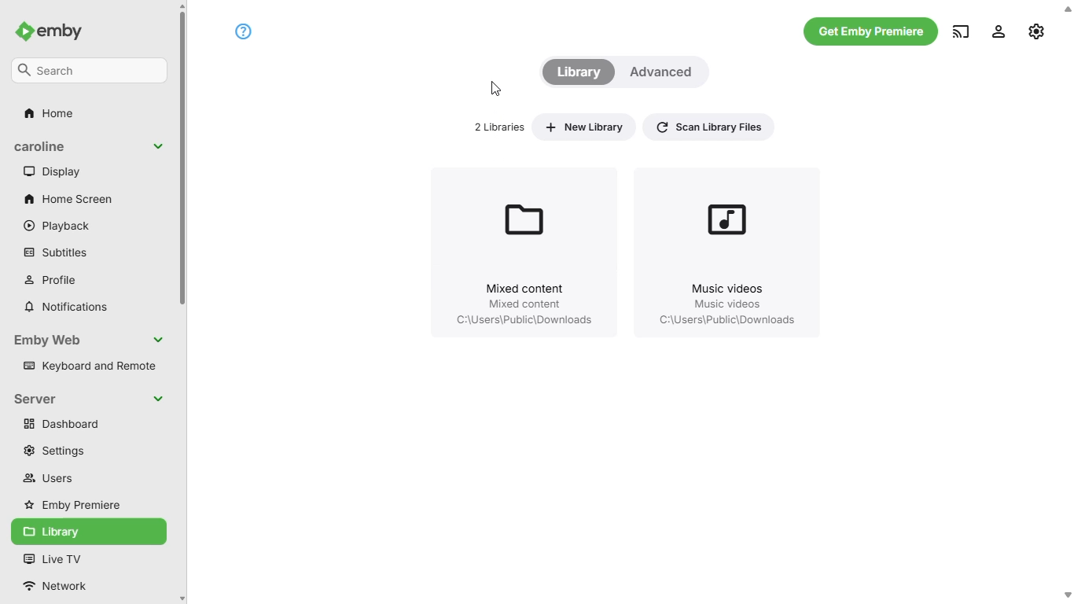  What do you see at coordinates (495, 88) in the screenshot?
I see `cursor` at bounding box center [495, 88].